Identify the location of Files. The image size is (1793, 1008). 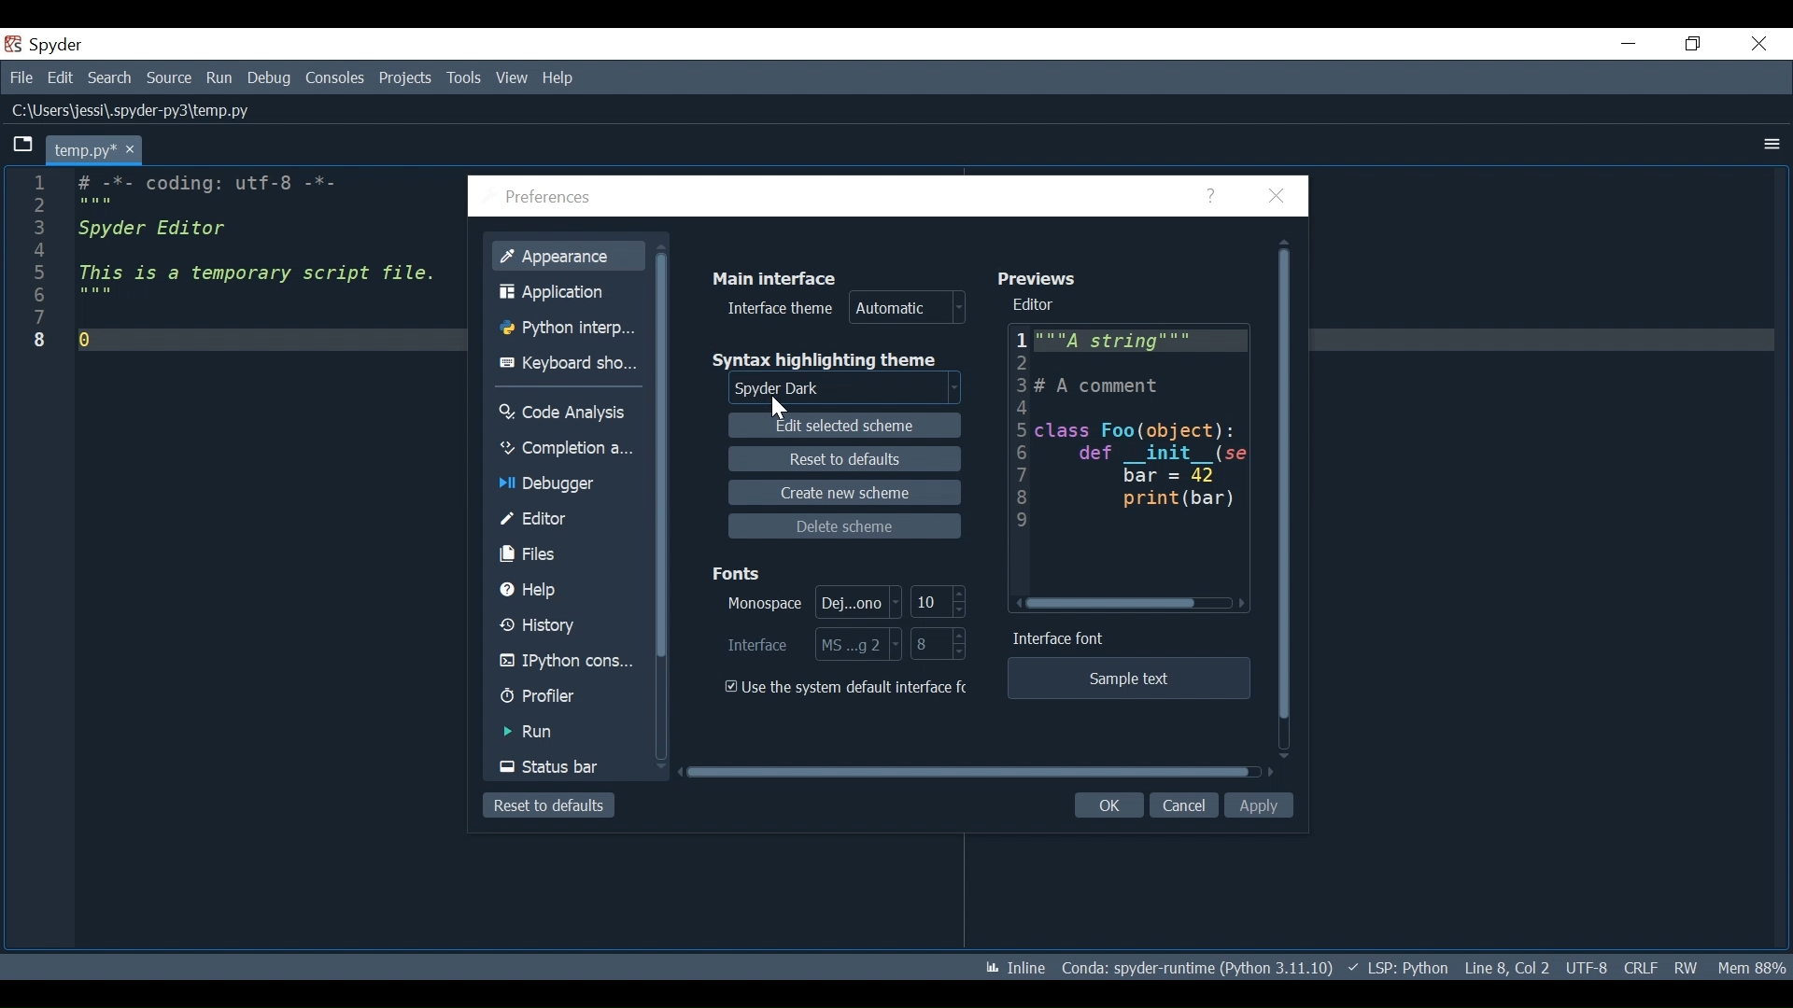
(571, 553).